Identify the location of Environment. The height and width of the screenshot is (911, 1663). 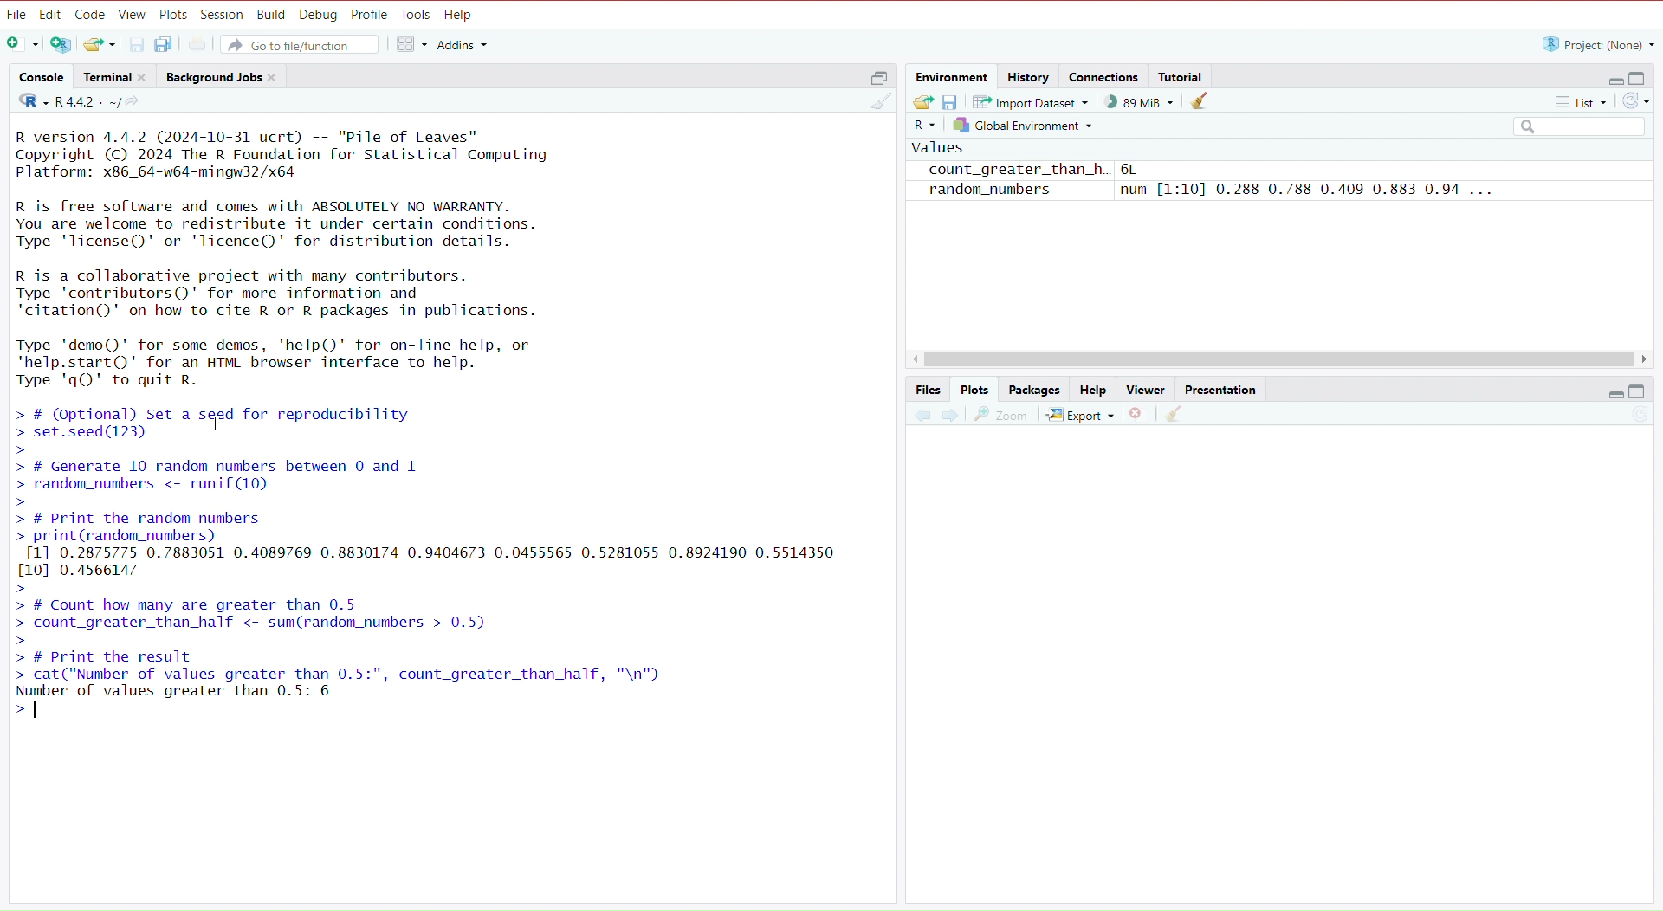
(953, 75).